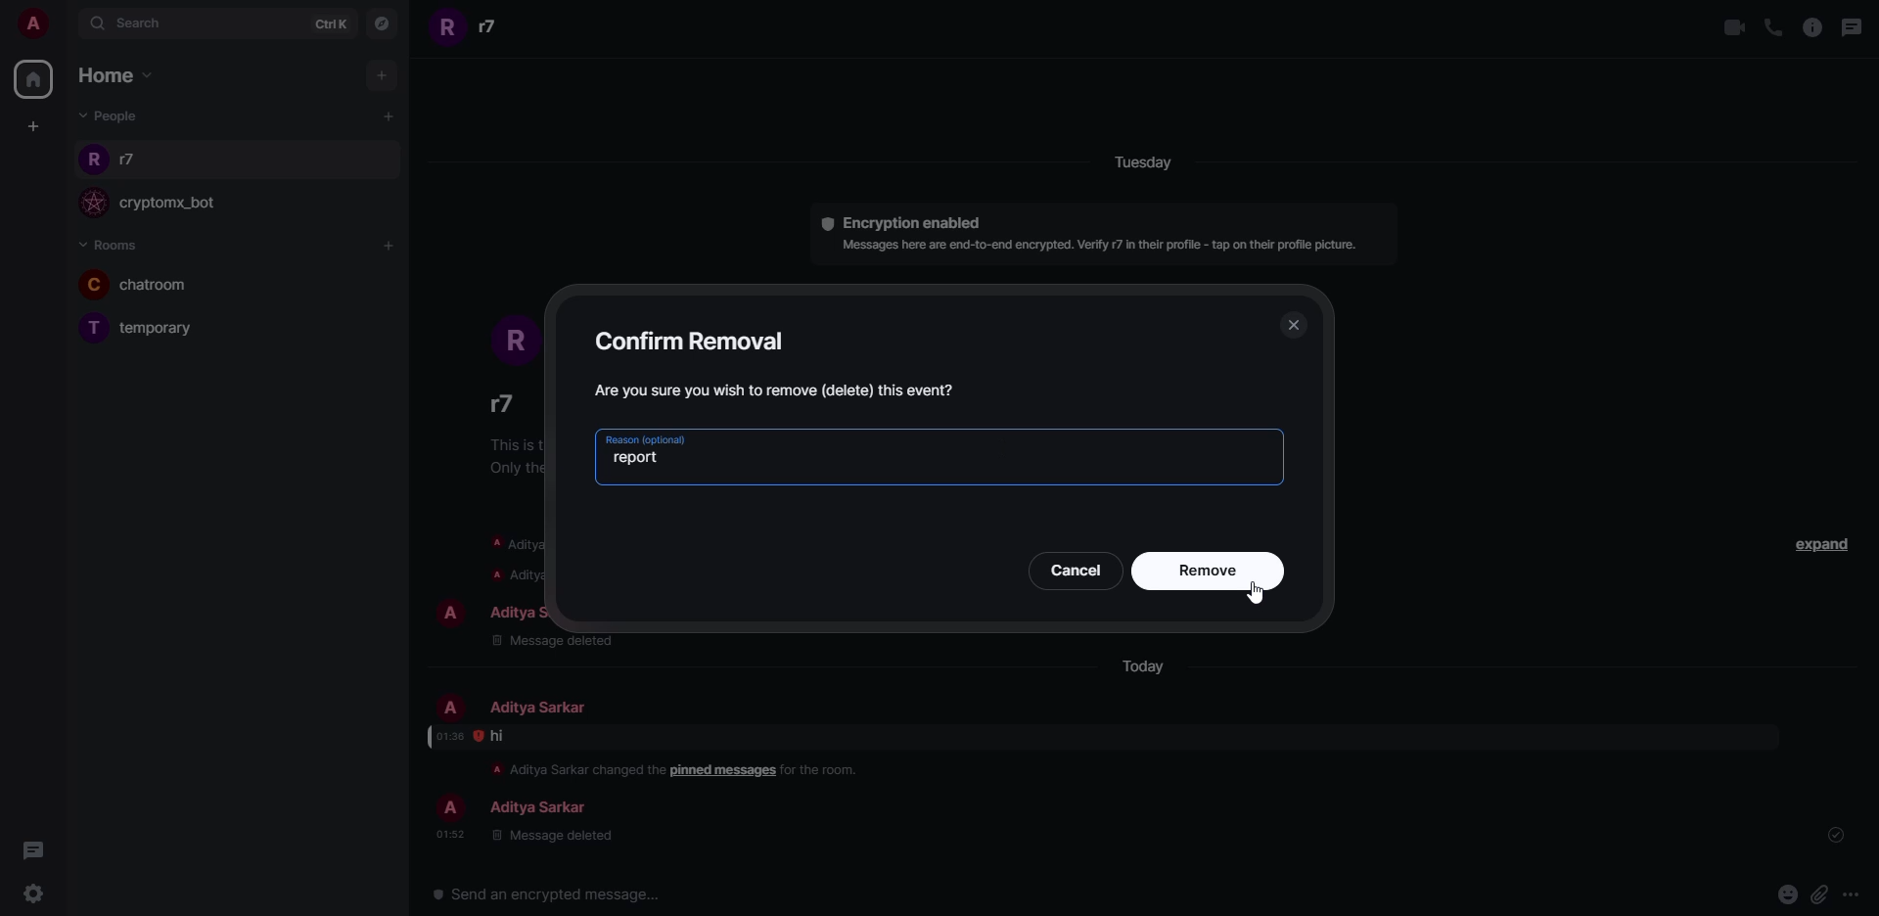 The height and width of the screenshot is (916, 1879). What do you see at coordinates (379, 27) in the screenshot?
I see `navigator` at bounding box center [379, 27].